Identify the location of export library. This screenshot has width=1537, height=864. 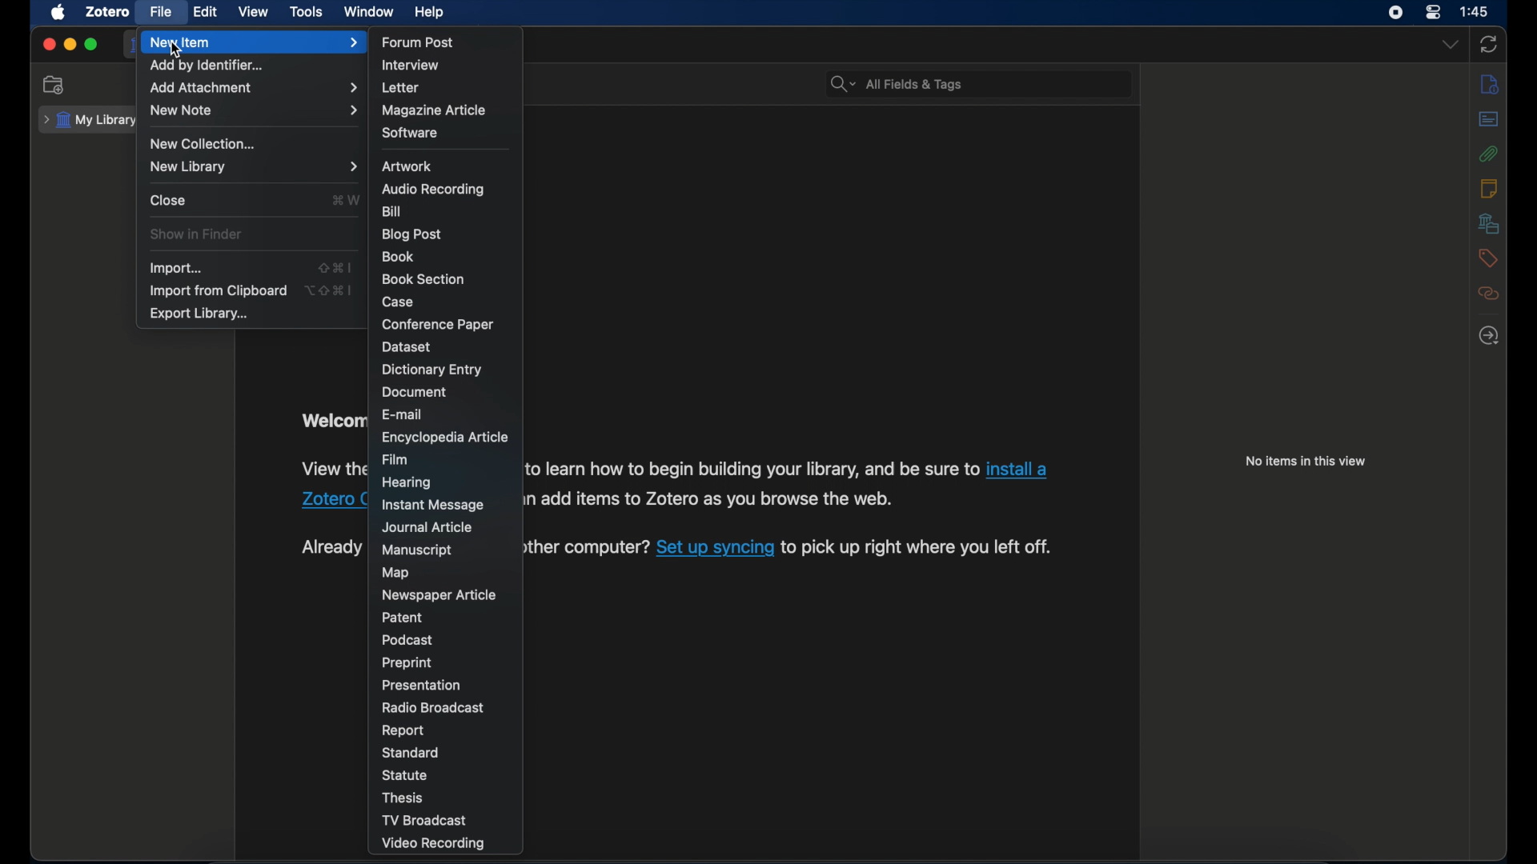
(201, 314).